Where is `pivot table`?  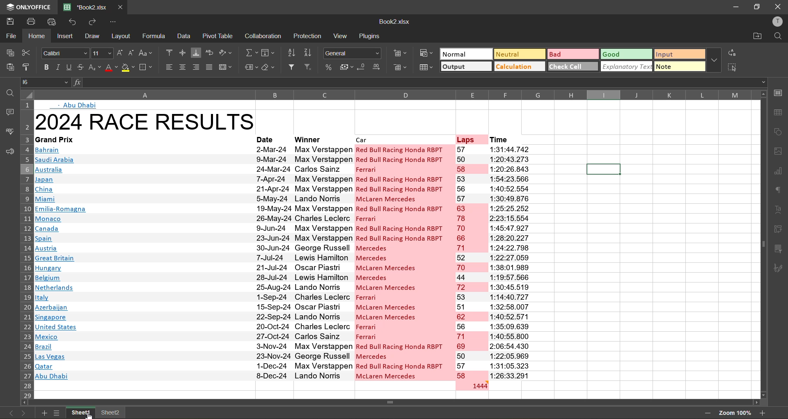
pivot table is located at coordinates (779, 230).